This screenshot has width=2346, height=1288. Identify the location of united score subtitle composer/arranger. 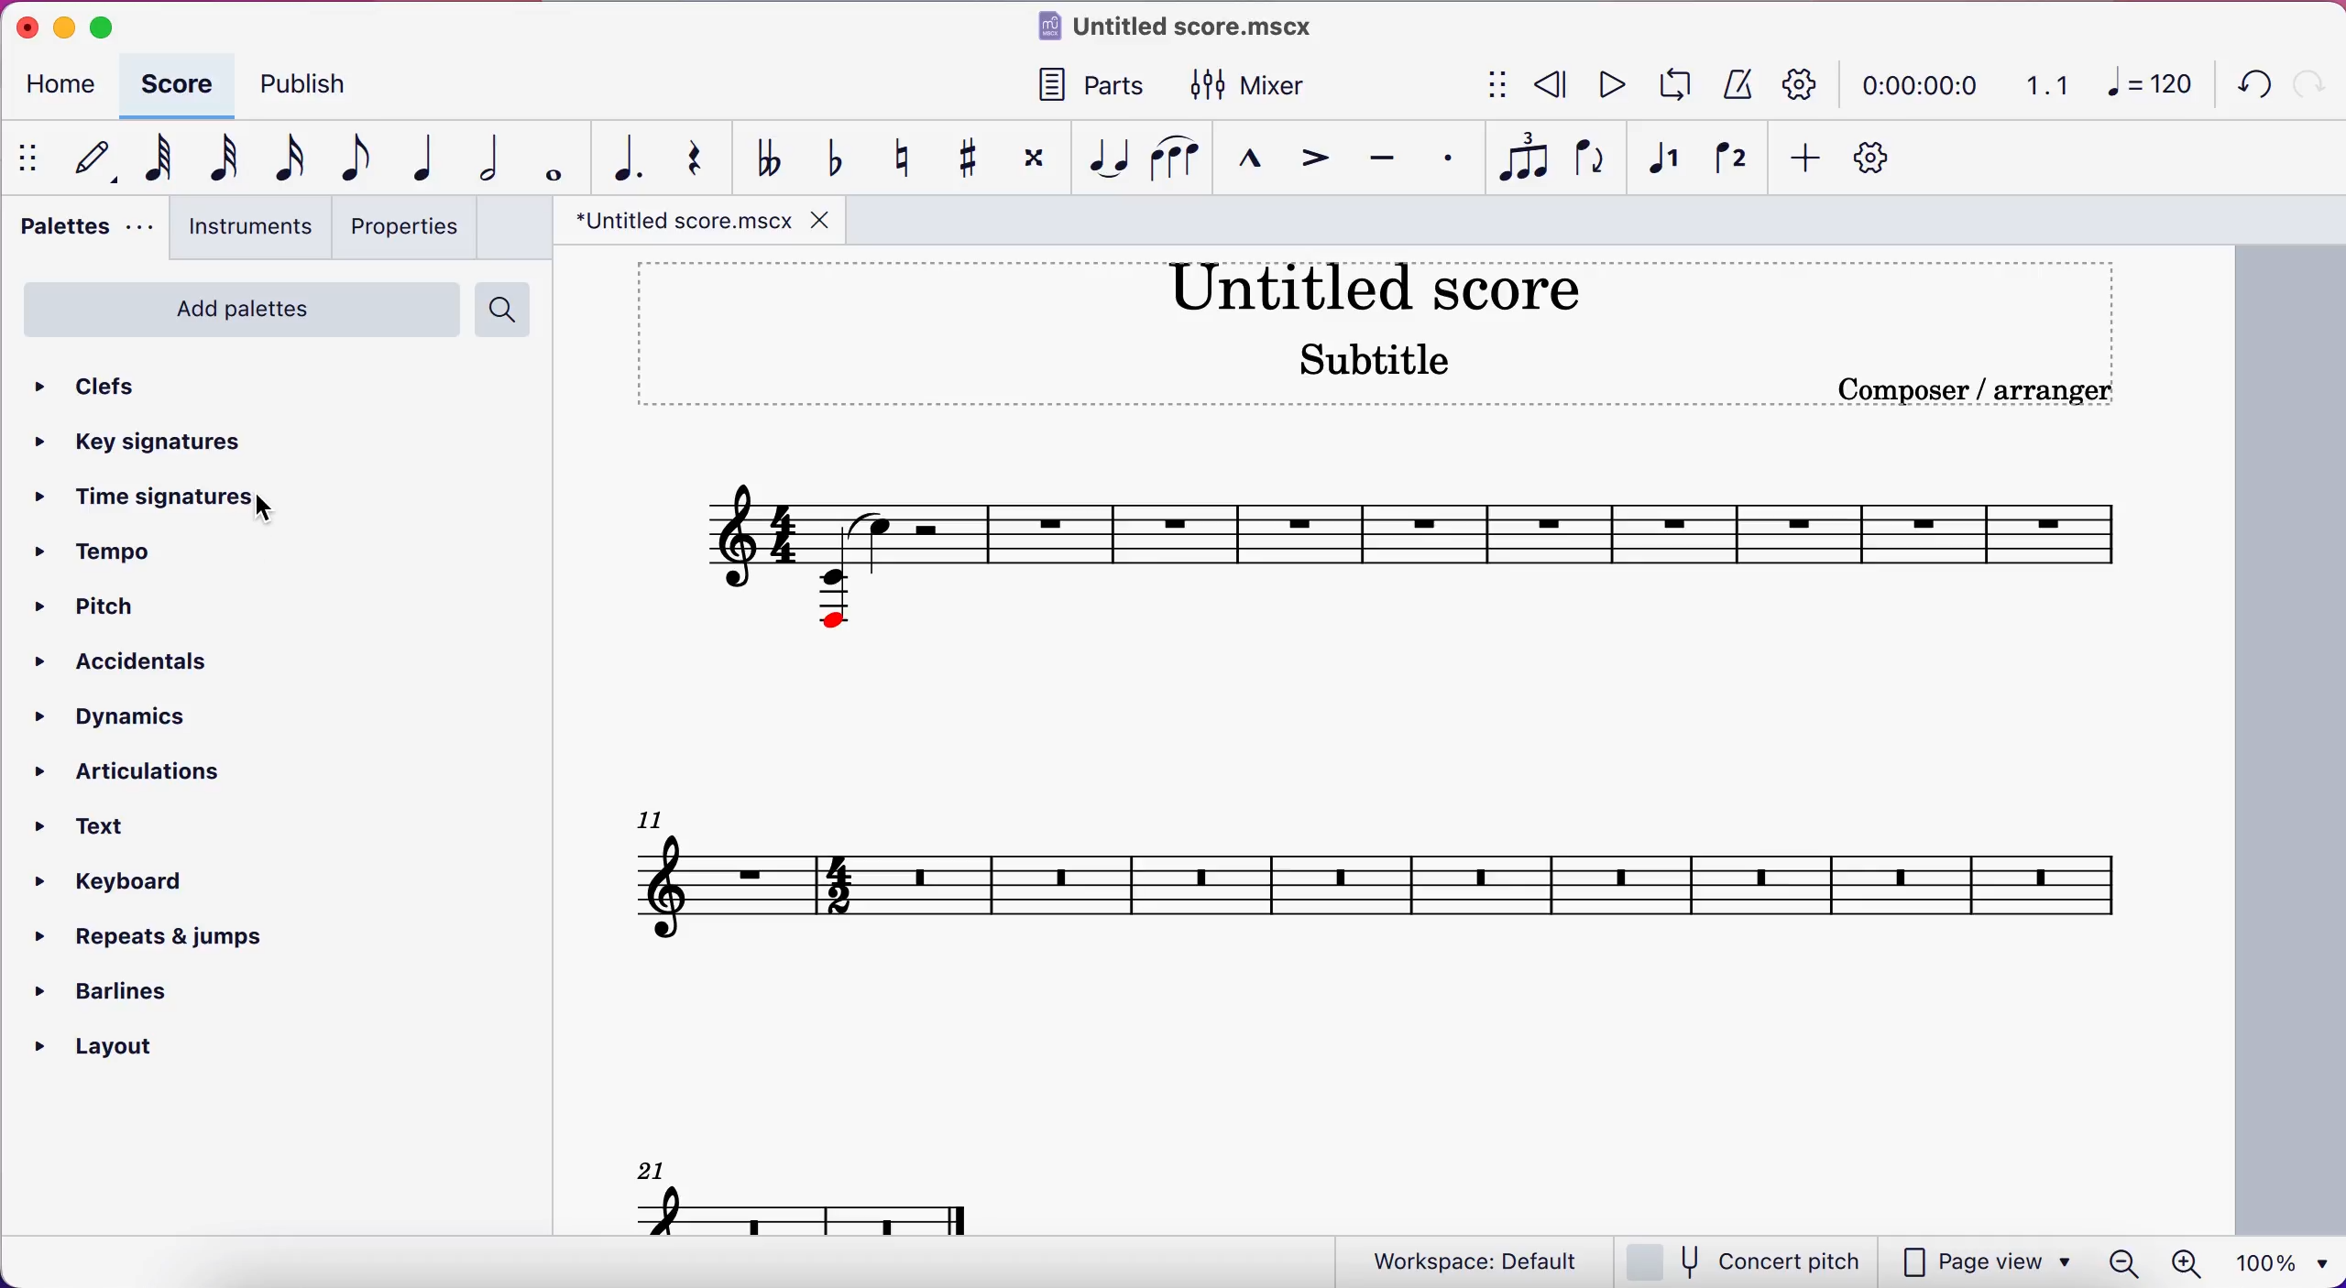
(1390, 340).